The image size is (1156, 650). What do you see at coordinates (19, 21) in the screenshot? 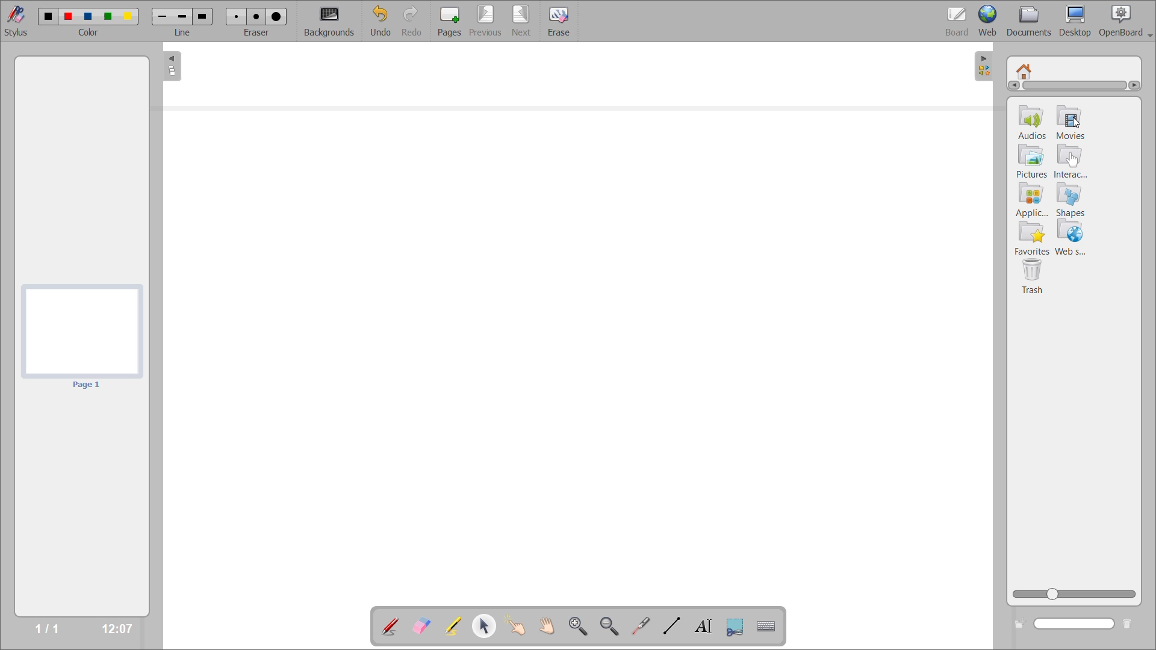
I see `stylus` at bounding box center [19, 21].